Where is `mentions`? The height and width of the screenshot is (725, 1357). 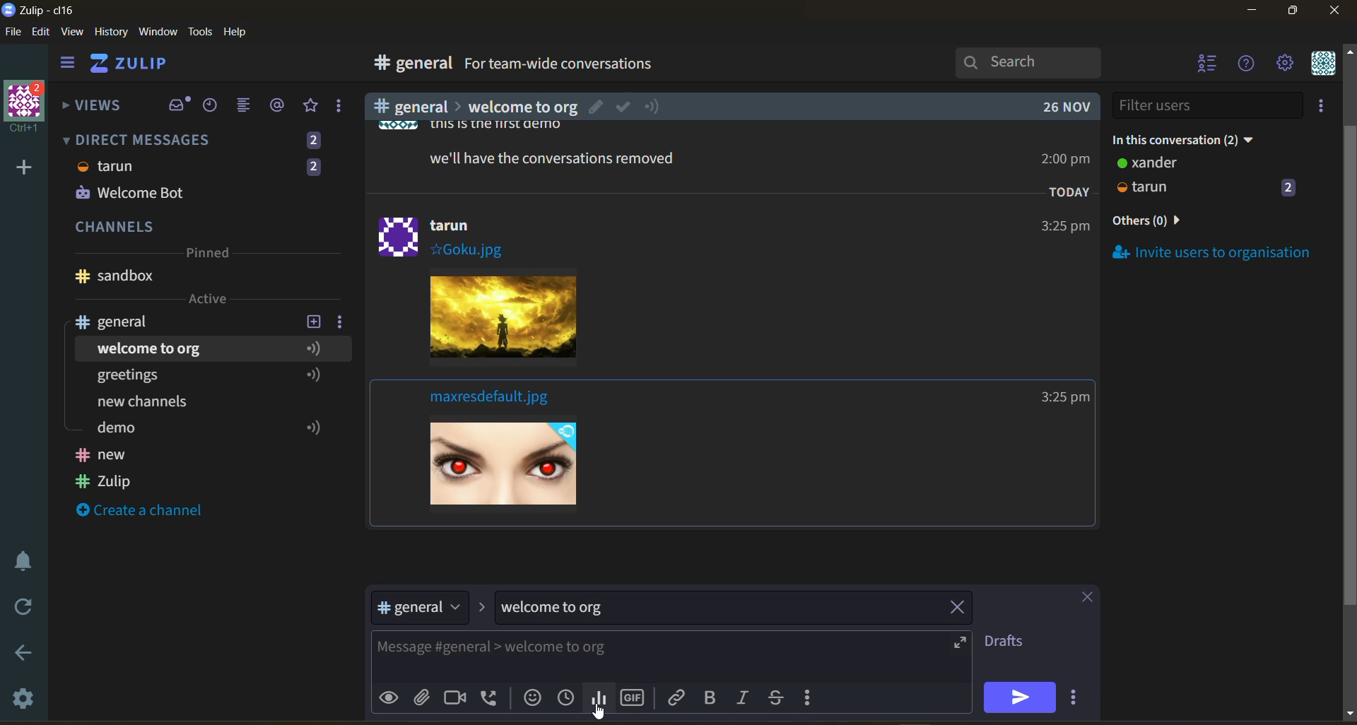 mentions is located at coordinates (280, 105).